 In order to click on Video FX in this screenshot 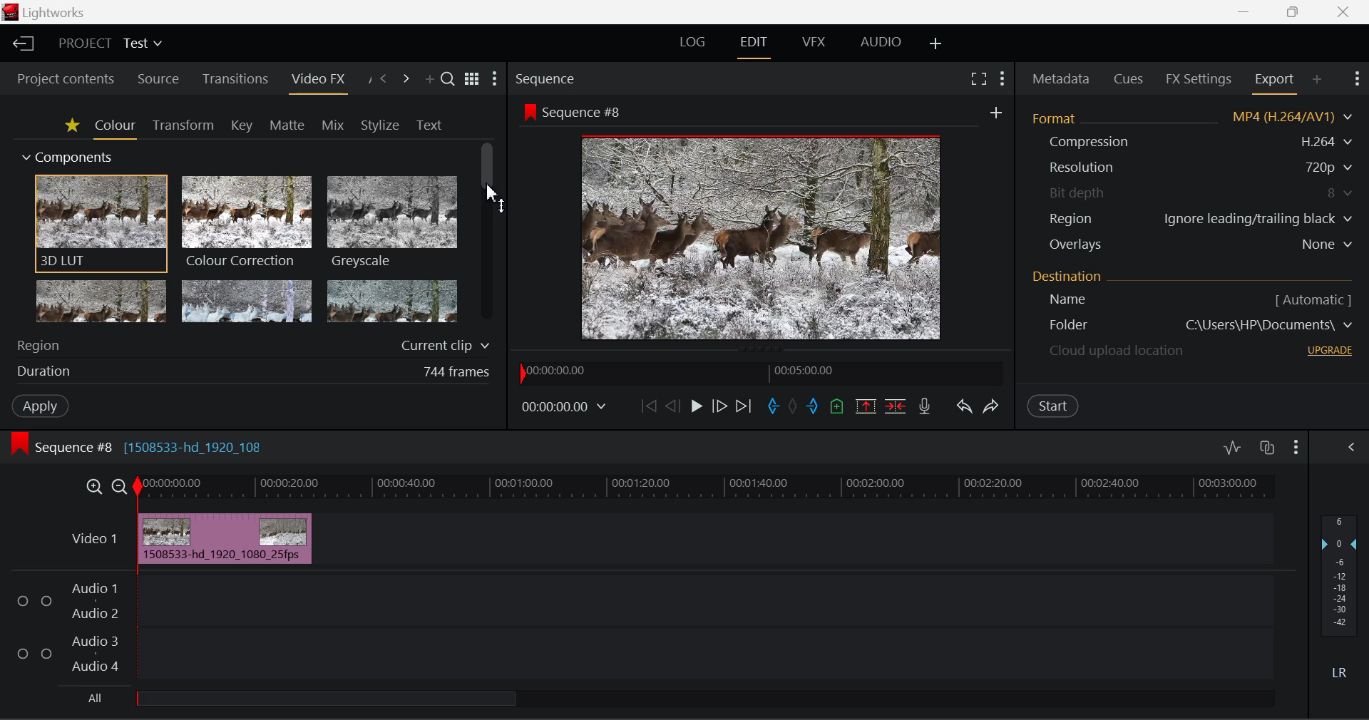, I will do `click(317, 83)`.